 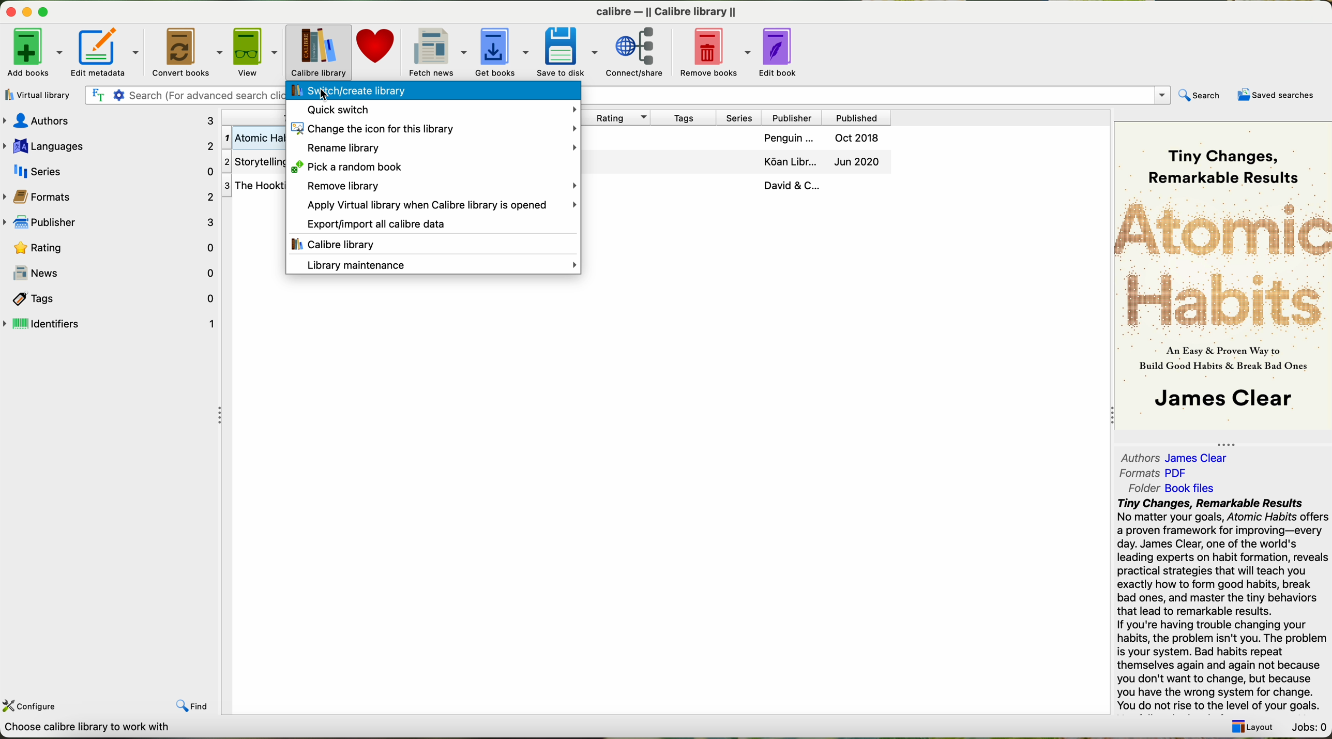 What do you see at coordinates (442, 204) in the screenshot?
I see `apply virtual library when Calibre library is opened` at bounding box center [442, 204].